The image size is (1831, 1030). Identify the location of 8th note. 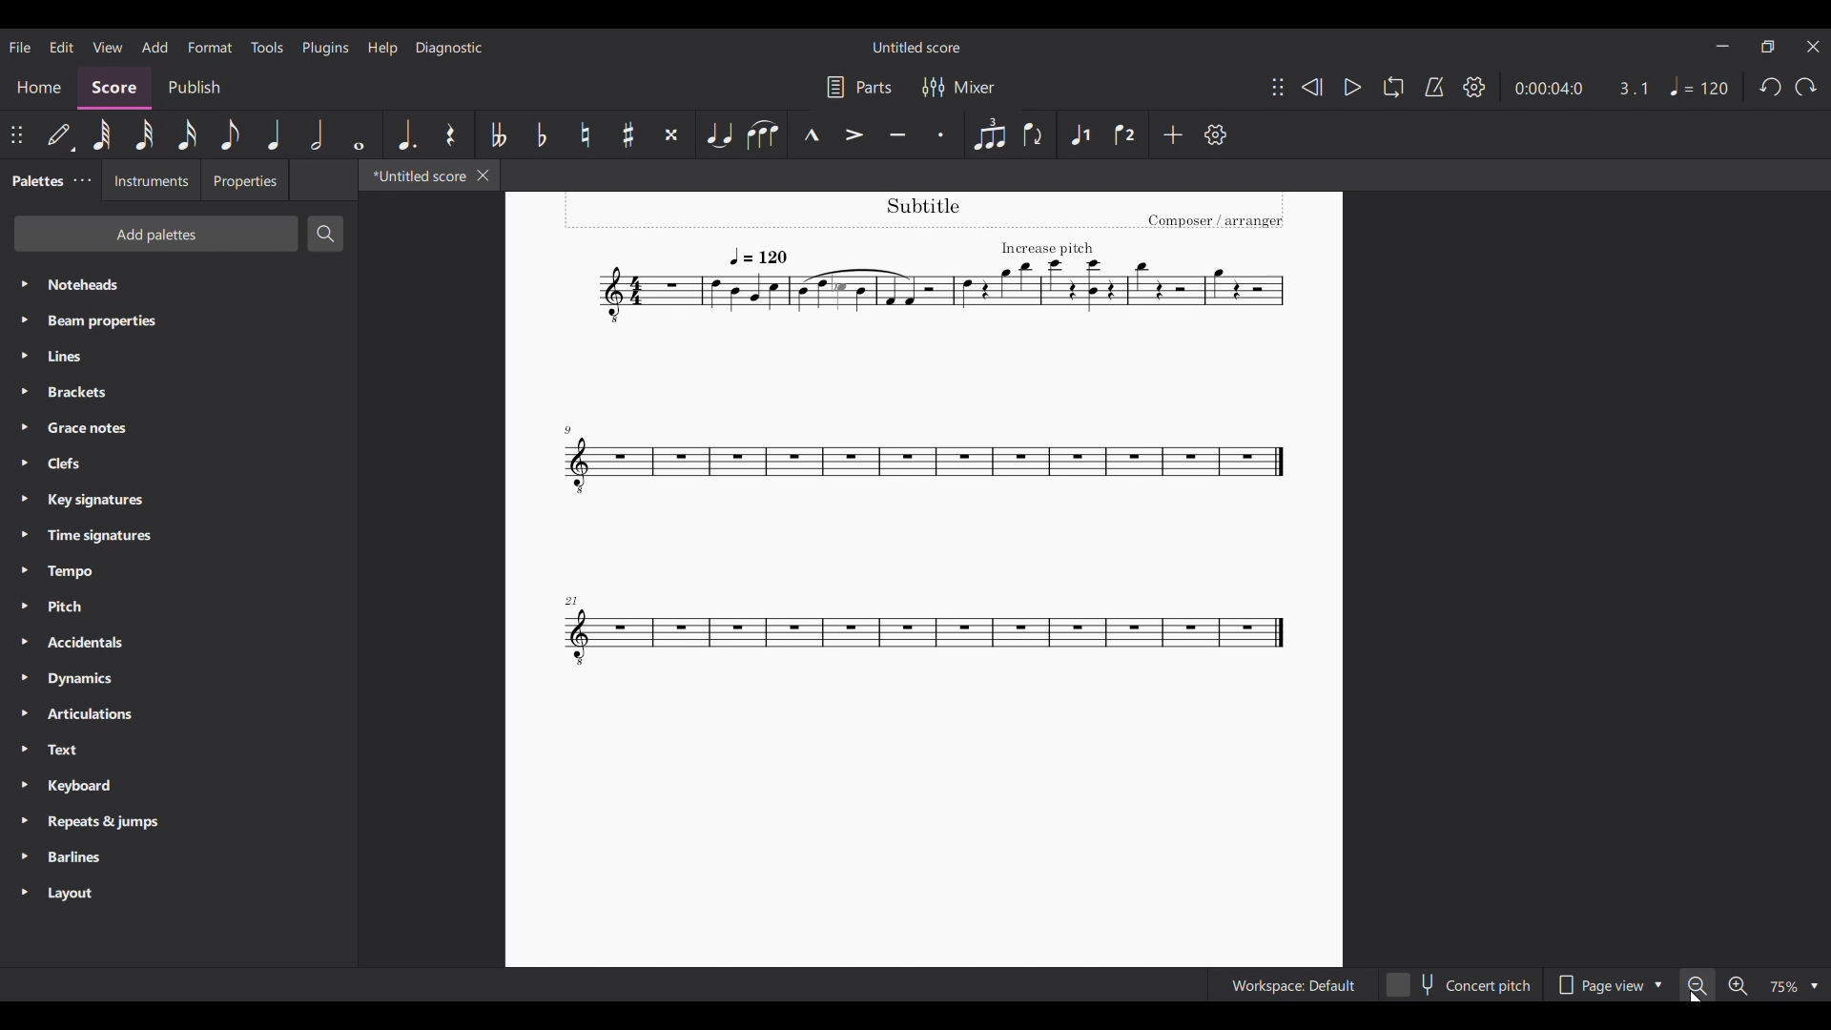
(230, 134).